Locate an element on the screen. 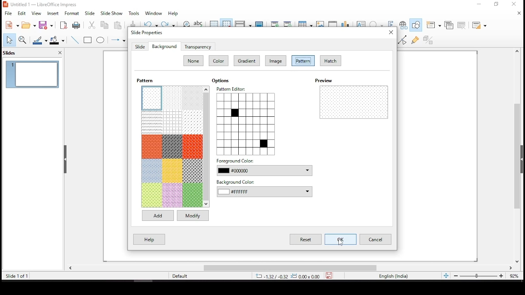 This screenshot has width=525, height=295. view is located at coordinates (37, 14).